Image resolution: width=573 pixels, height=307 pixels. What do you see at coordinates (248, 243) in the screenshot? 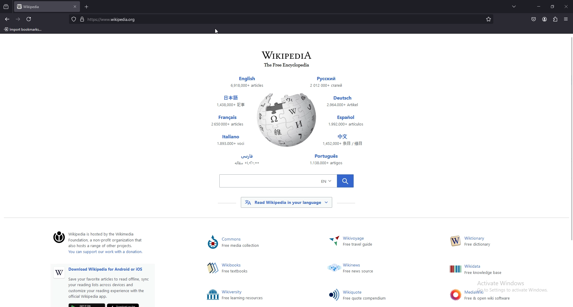
I see `Lommons
) Free media collection` at bounding box center [248, 243].